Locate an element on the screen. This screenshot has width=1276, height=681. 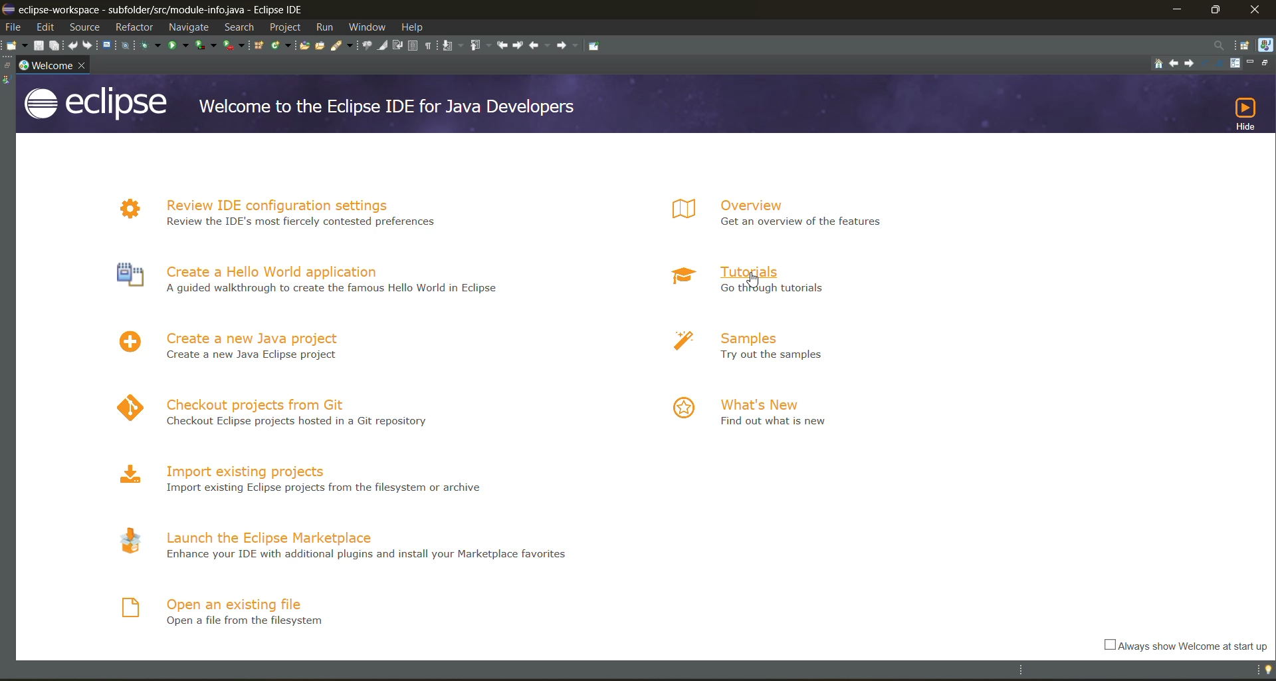
open perspective is located at coordinates (1245, 45).